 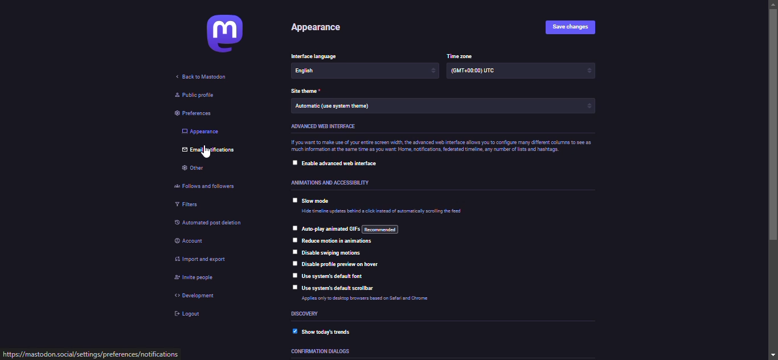 I want to click on save changes, so click(x=570, y=27).